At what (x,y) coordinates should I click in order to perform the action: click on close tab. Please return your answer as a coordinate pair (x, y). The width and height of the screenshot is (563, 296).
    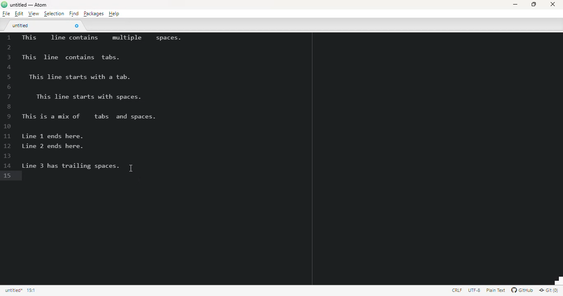
    Looking at the image, I should click on (76, 25).